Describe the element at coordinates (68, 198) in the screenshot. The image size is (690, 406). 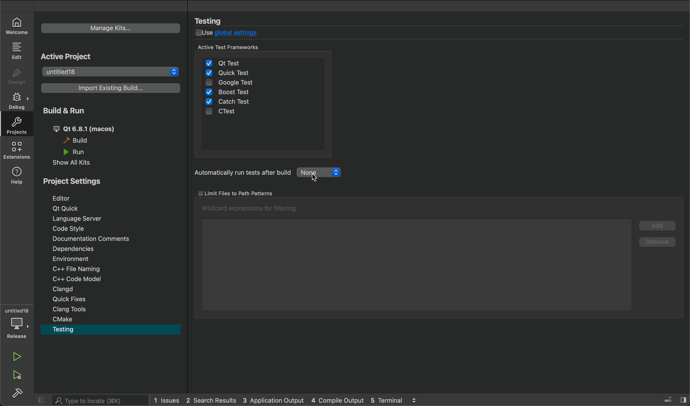
I see `editor` at that location.